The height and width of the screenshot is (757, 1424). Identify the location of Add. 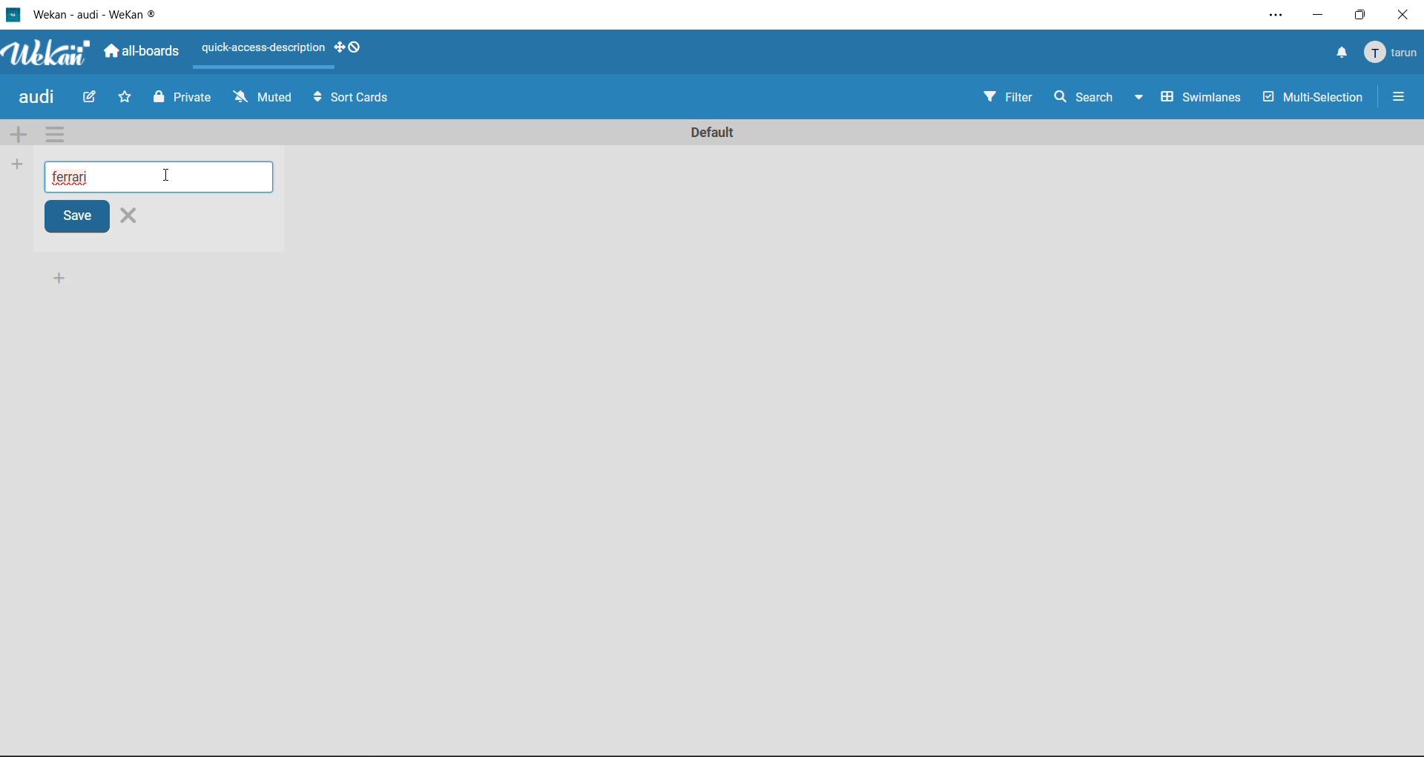
(59, 277).